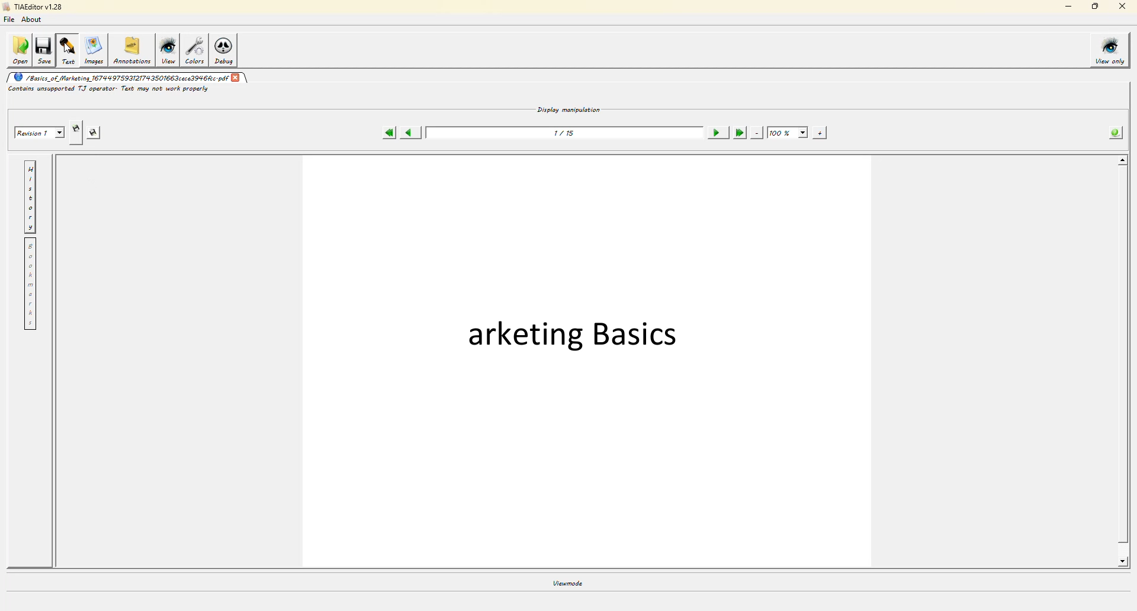 This screenshot has width=1137, height=611. I want to click on open, so click(19, 49).